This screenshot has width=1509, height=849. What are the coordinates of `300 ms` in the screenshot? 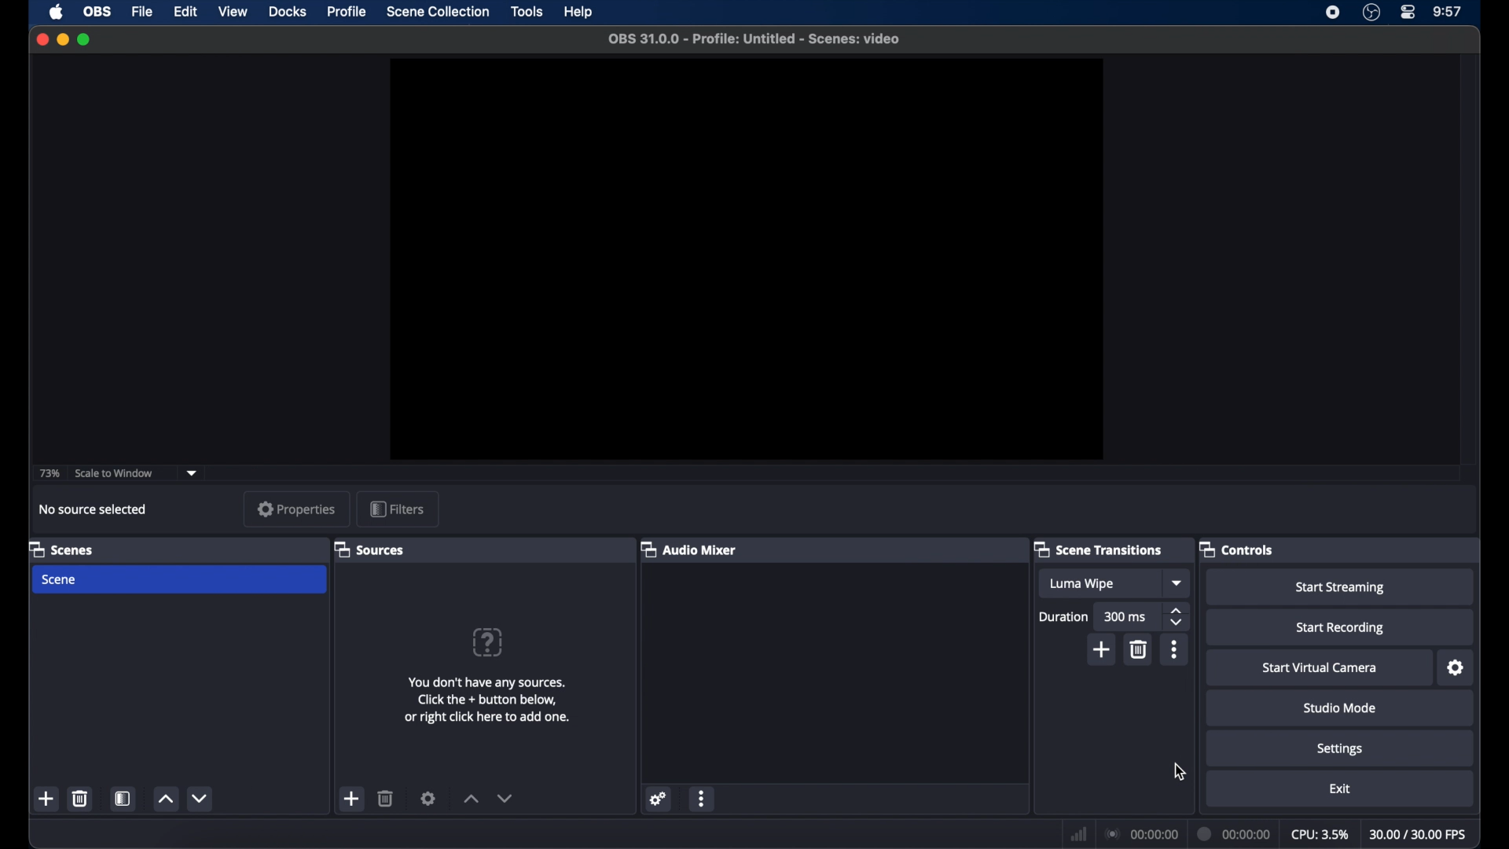 It's located at (1126, 617).